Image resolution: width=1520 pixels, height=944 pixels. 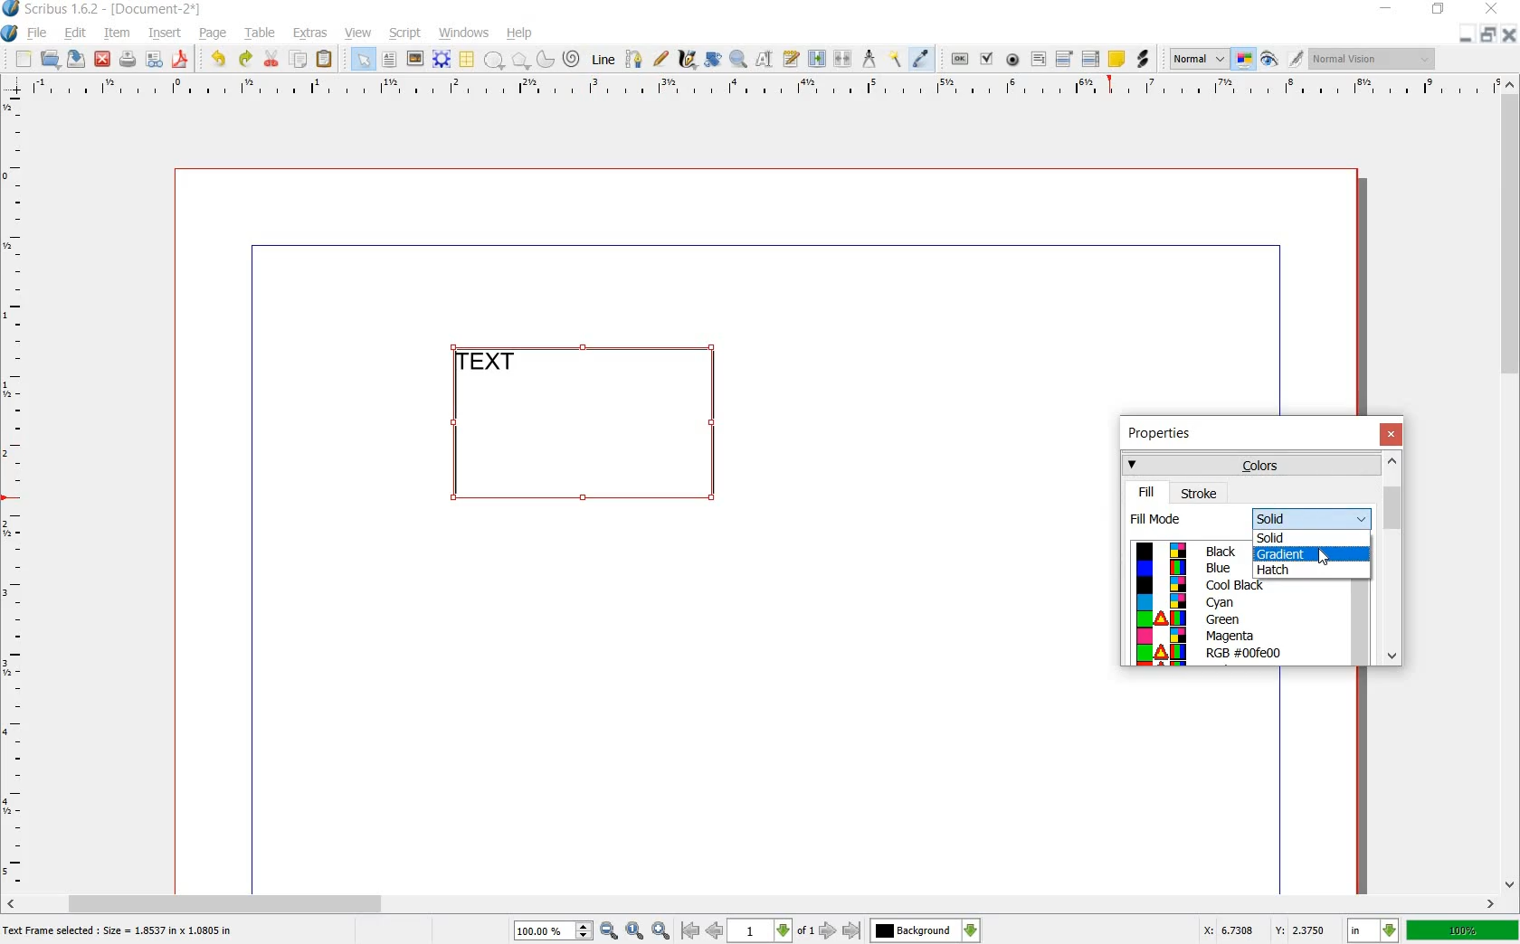 What do you see at coordinates (180, 60) in the screenshot?
I see `save as pdf` at bounding box center [180, 60].